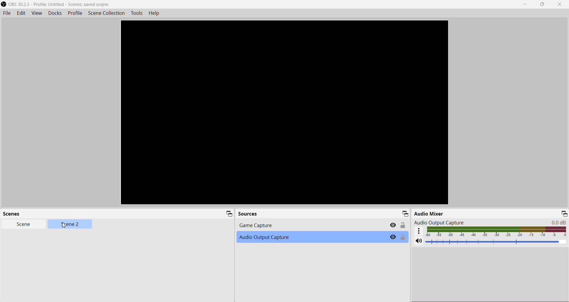 Image resolution: width=569 pixels, height=302 pixels. Describe the element at coordinates (64, 225) in the screenshot. I see `Cursor` at that location.